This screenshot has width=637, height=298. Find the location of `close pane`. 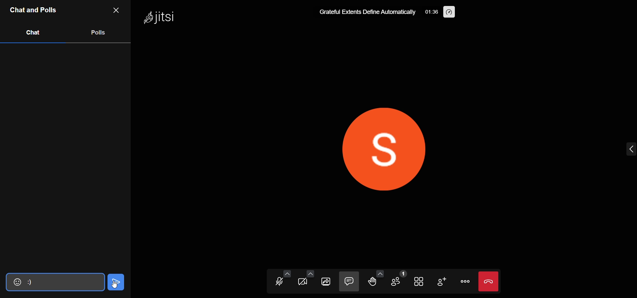

close pane is located at coordinates (119, 11).